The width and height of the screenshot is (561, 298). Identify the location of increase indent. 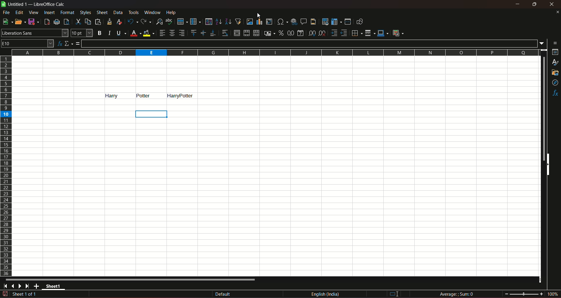
(333, 33).